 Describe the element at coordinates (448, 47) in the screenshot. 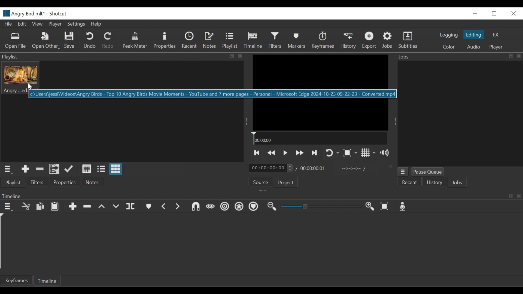

I see `Color` at that location.